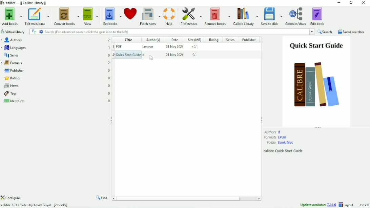 Image resolution: width=370 pixels, height=208 pixels. What do you see at coordinates (363, 205) in the screenshot?
I see `Jobs` at bounding box center [363, 205].